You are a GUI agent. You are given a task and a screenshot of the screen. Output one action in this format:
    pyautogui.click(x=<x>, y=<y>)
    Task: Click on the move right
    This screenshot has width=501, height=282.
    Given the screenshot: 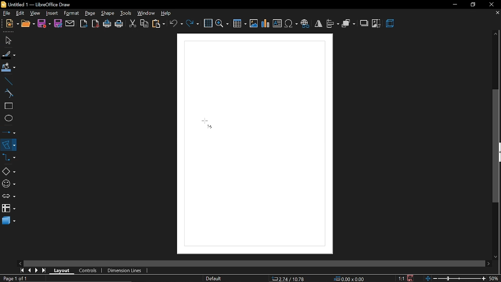 What is the action you would take?
    pyautogui.click(x=487, y=262)
    